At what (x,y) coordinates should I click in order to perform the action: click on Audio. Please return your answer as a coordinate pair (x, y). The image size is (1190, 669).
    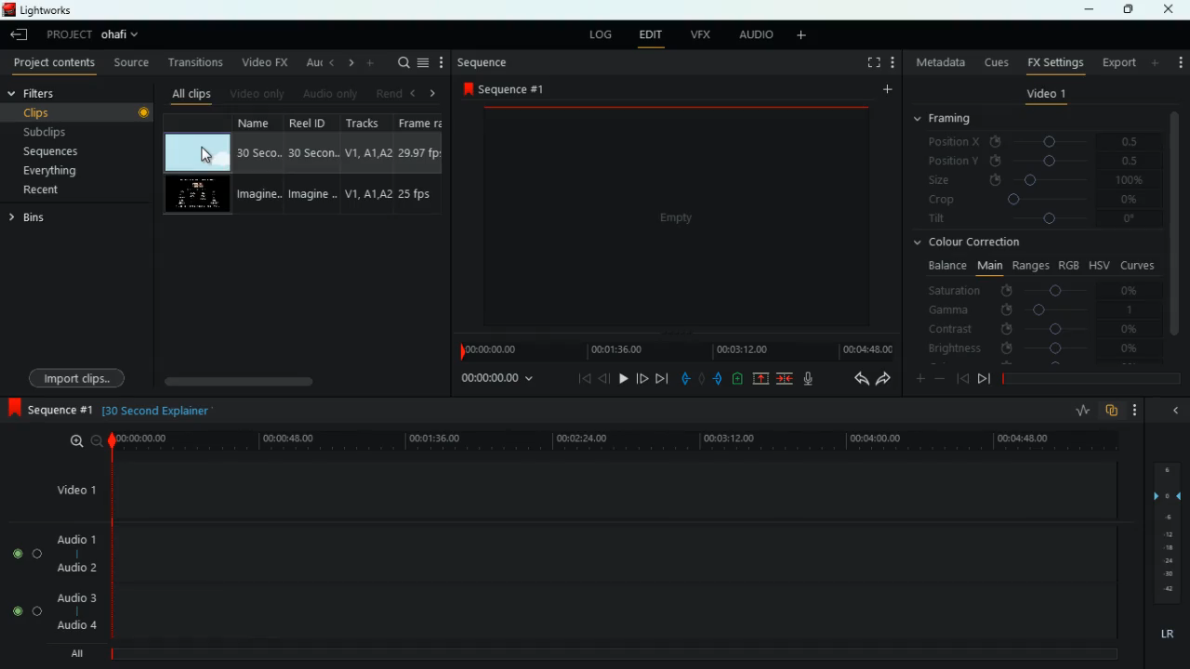
    Looking at the image, I should click on (26, 554).